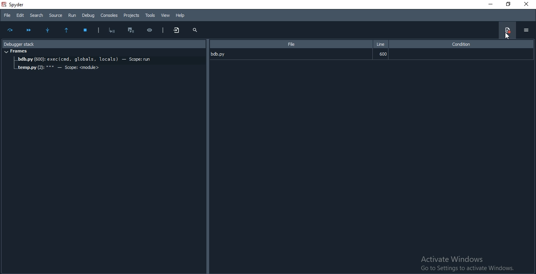  Describe the element at coordinates (460, 44) in the screenshot. I see `Condition` at that location.